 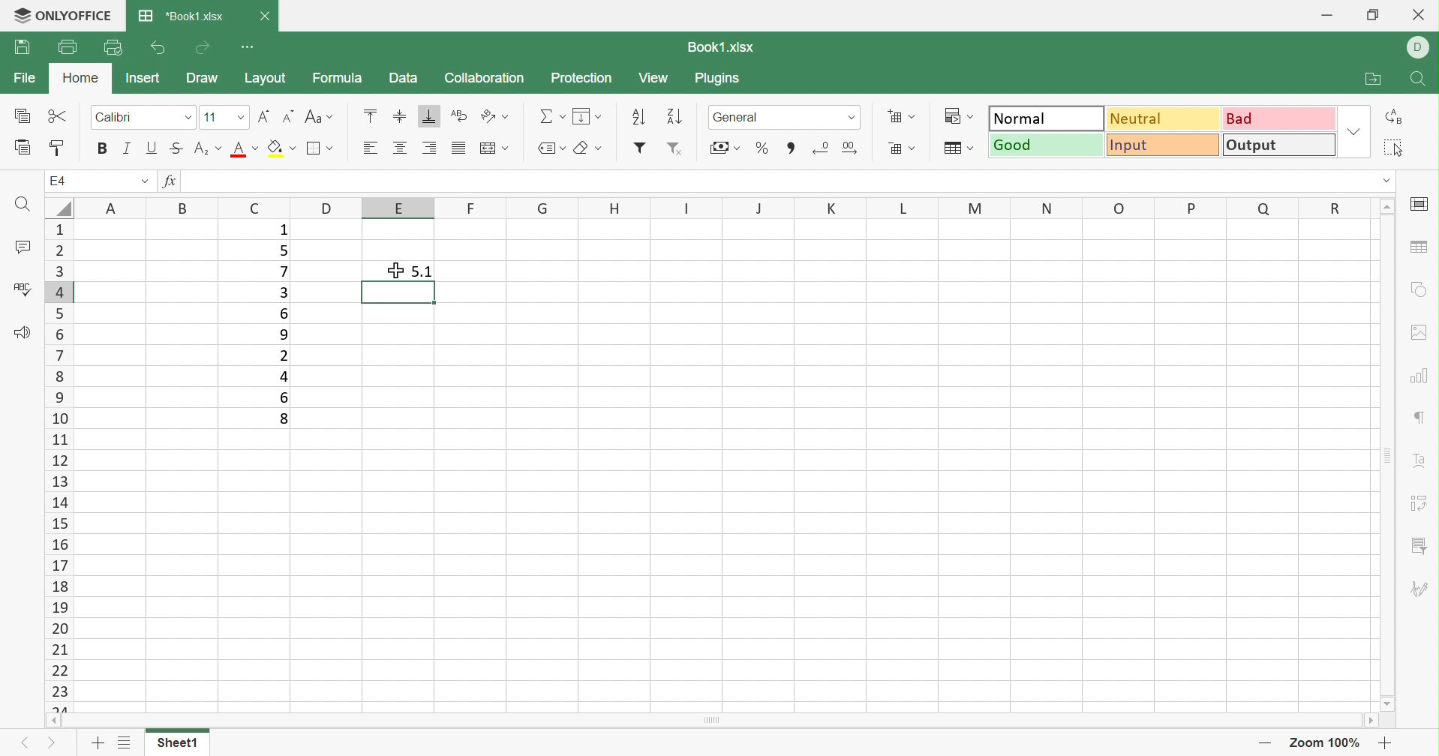 What do you see at coordinates (637, 148) in the screenshot?
I see `Filter` at bounding box center [637, 148].